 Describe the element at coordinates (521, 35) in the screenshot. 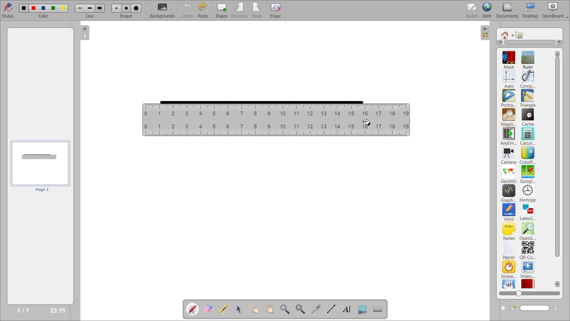

I see `applications` at that location.